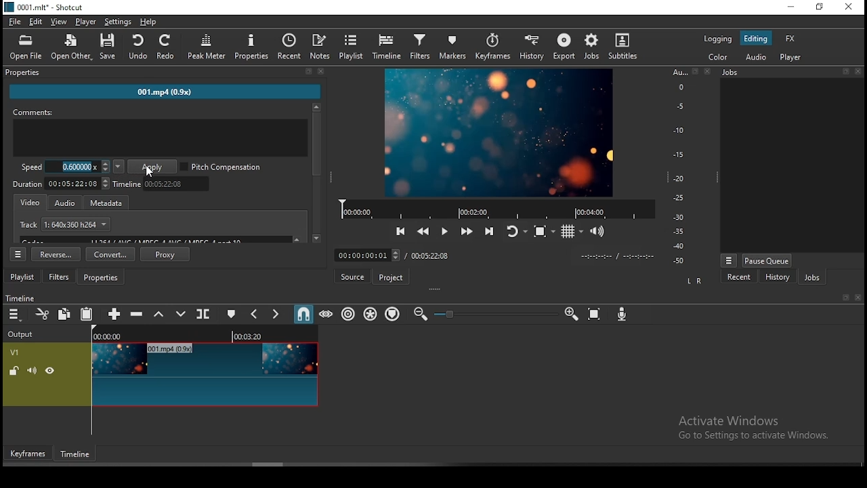 This screenshot has width=867, height=488. What do you see at coordinates (268, 464) in the screenshot?
I see `scroll bar` at bounding box center [268, 464].